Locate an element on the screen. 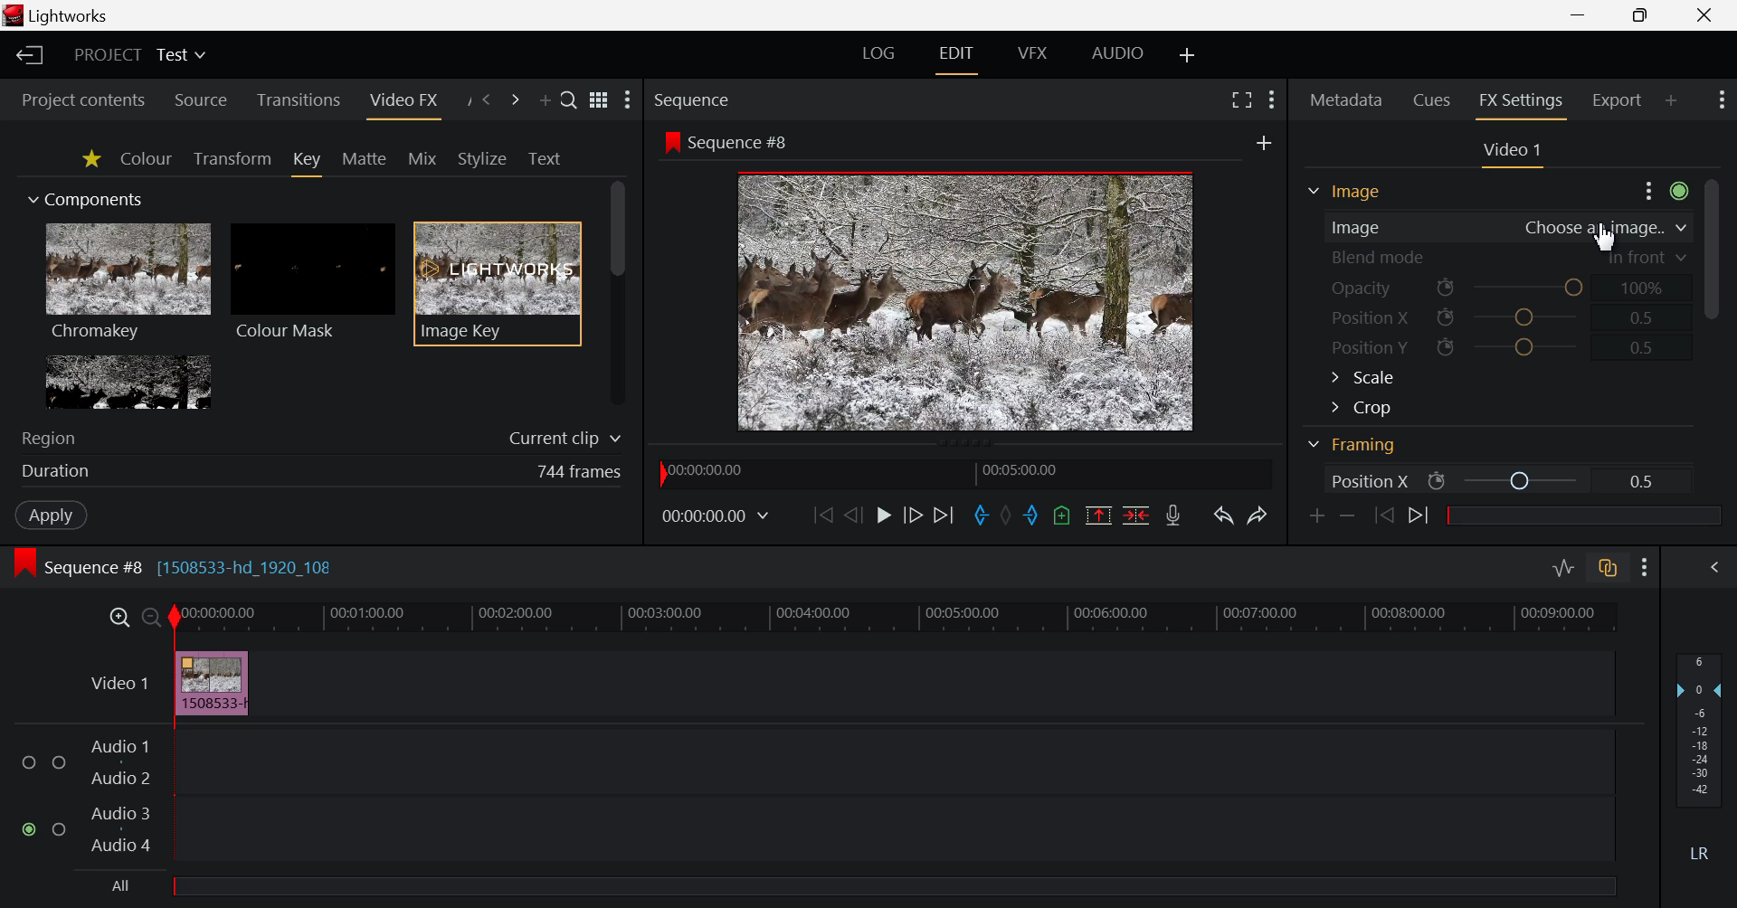 This screenshot has width=1737, height=908. in front is located at coordinates (1647, 256).